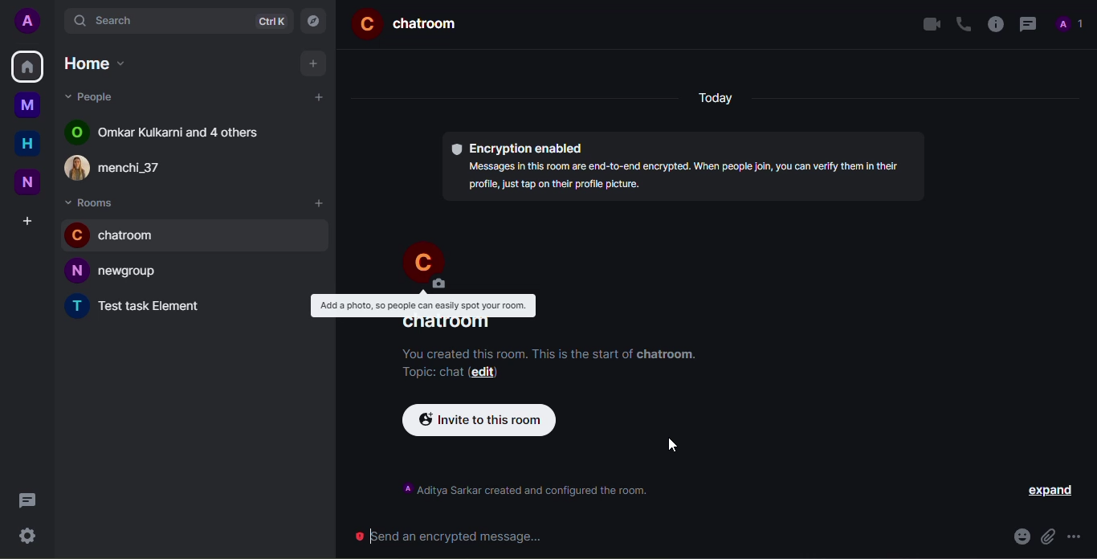 This screenshot has width=1097, height=559. What do you see at coordinates (122, 167) in the screenshot?
I see `(£) menchi_37` at bounding box center [122, 167].